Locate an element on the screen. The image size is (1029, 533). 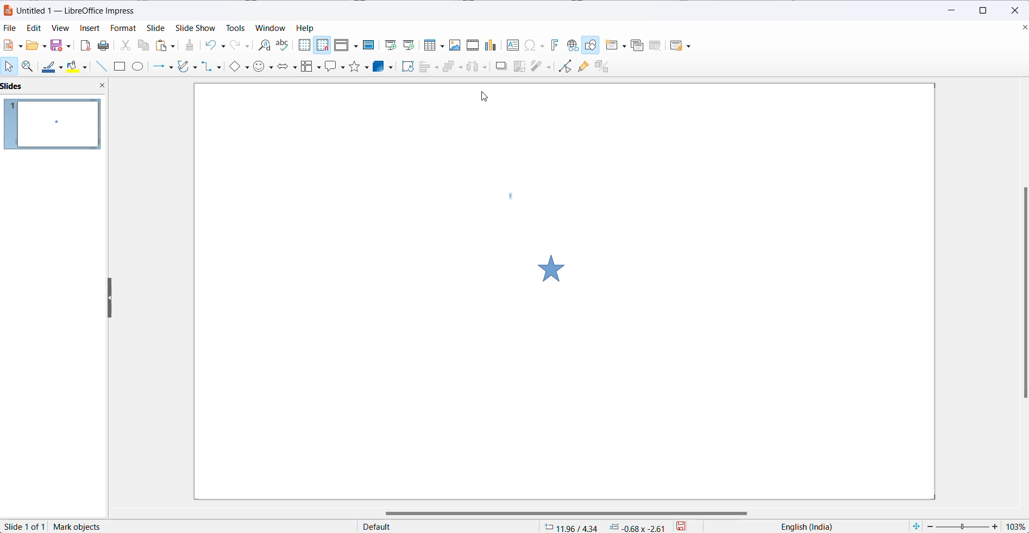
DUPLICATE SLIDE is located at coordinates (637, 47).